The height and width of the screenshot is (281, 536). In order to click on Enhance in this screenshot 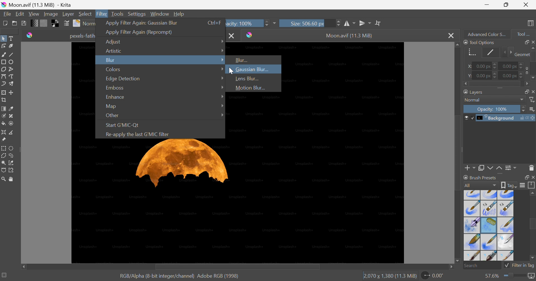, I will do `click(116, 97)`.